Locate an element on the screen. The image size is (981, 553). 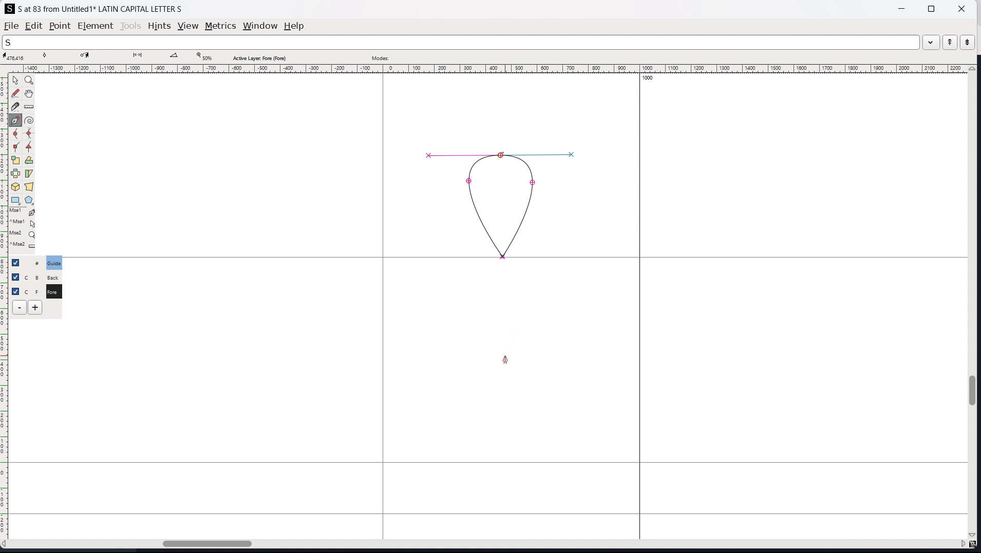
previous word in the wordlist is located at coordinates (950, 42).